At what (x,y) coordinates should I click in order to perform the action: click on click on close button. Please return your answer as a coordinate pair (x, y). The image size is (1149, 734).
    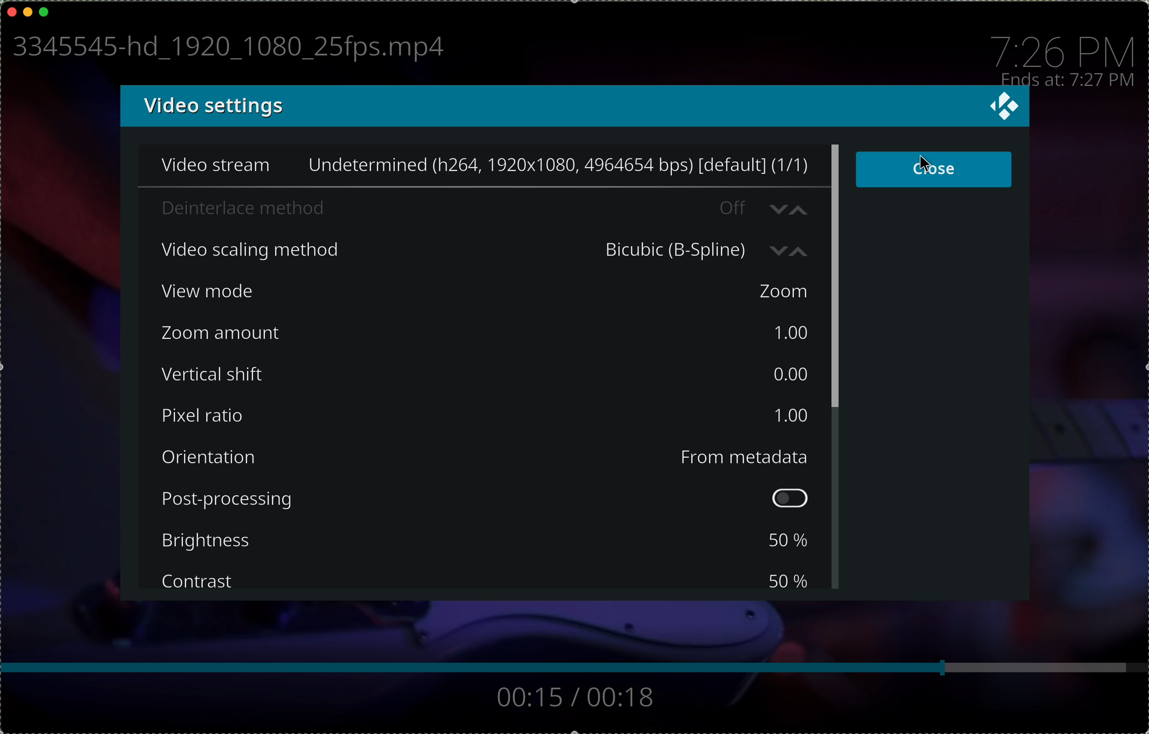
    Looking at the image, I should click on (933, 169).